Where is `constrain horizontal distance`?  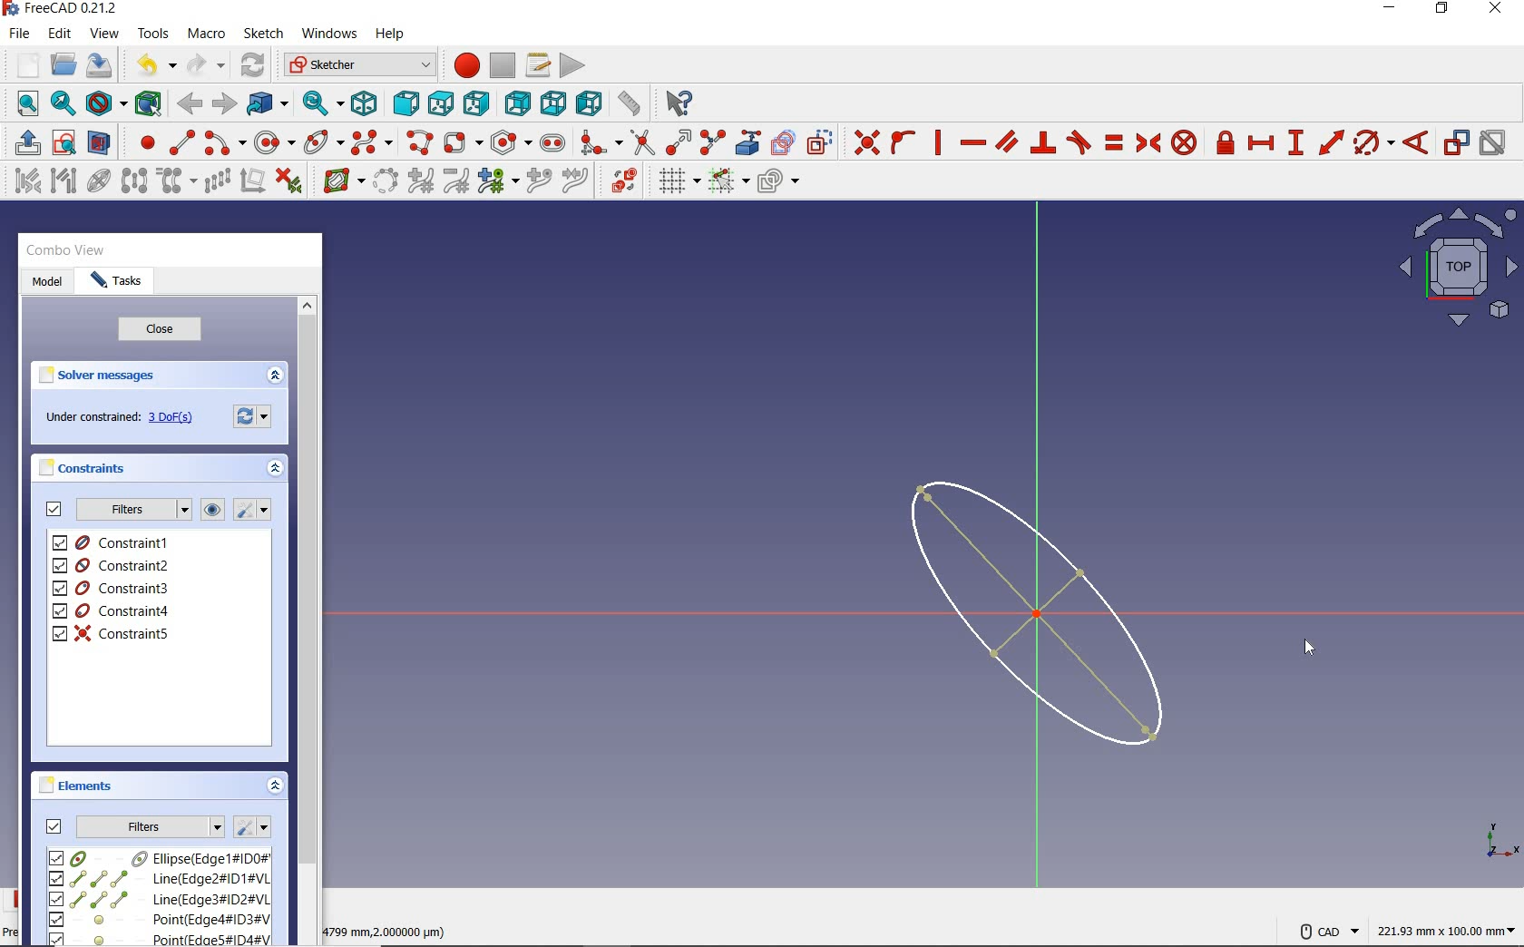 constrain horizontal distance is located at coordinates (1260, 142).